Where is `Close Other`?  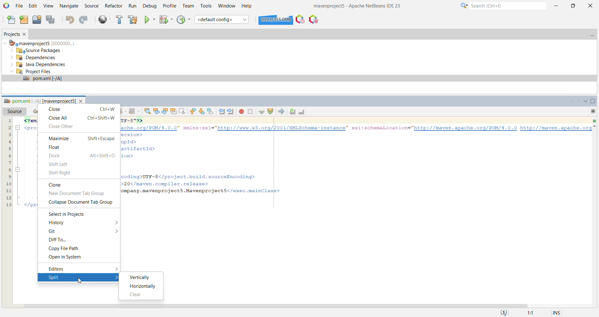
Close Other is located at coordinates (66, 126).